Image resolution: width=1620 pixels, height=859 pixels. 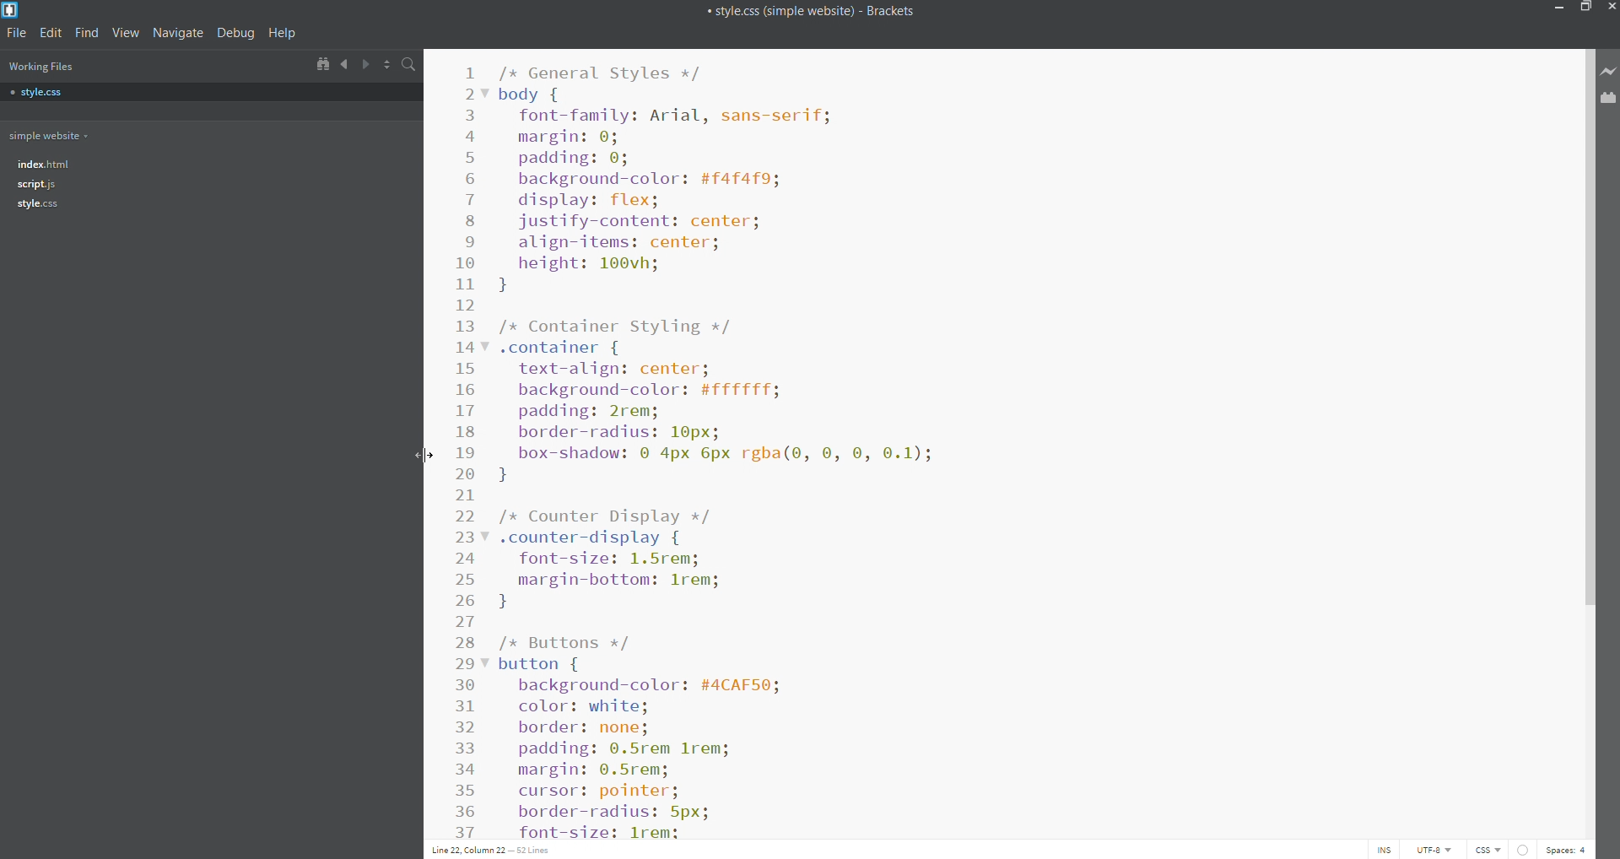 What do you see at coordinates (409, 63) in the screenshot?
I see `search` at bounding box center [409, 63].